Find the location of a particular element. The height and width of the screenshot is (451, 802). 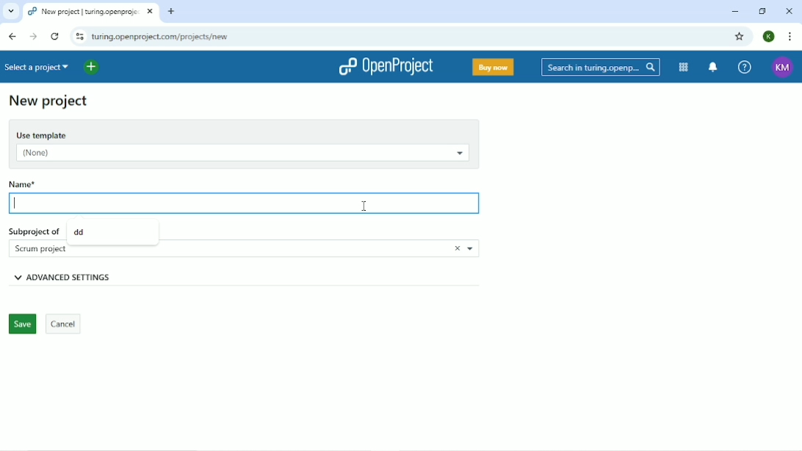

dd is located at coordinates (80, 231).